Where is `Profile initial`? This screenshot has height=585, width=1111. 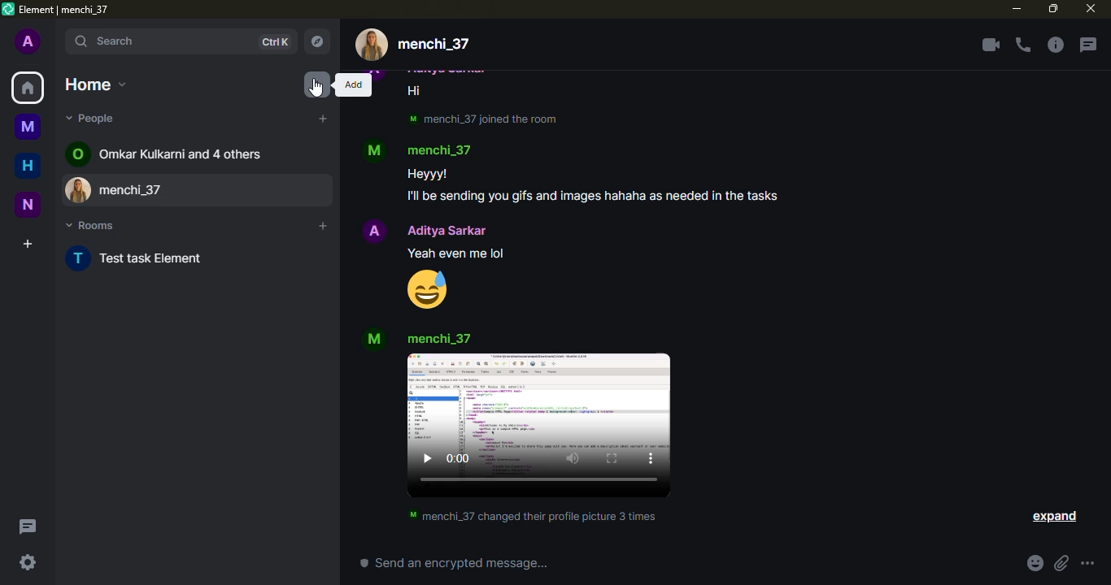 Profile initial is located at coordinates (375, 339).